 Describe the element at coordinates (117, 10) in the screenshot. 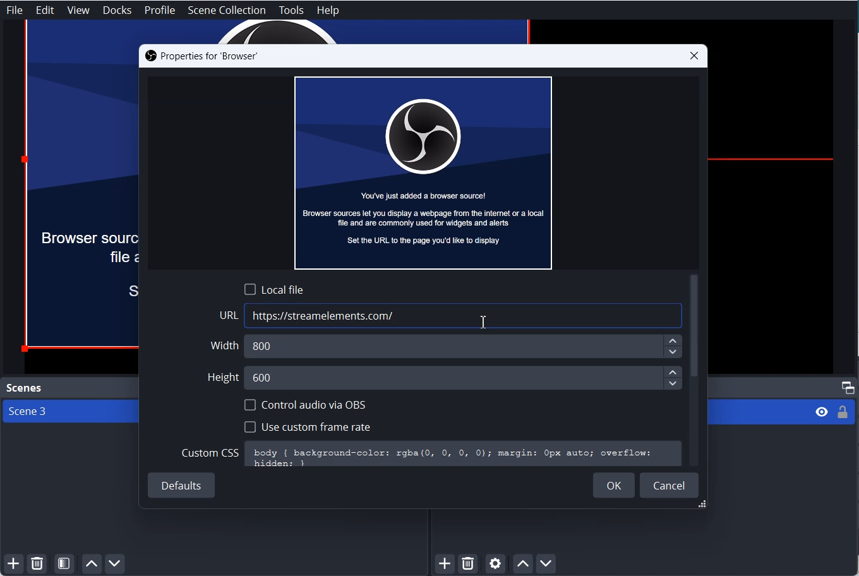

I see `Docks` at that location.